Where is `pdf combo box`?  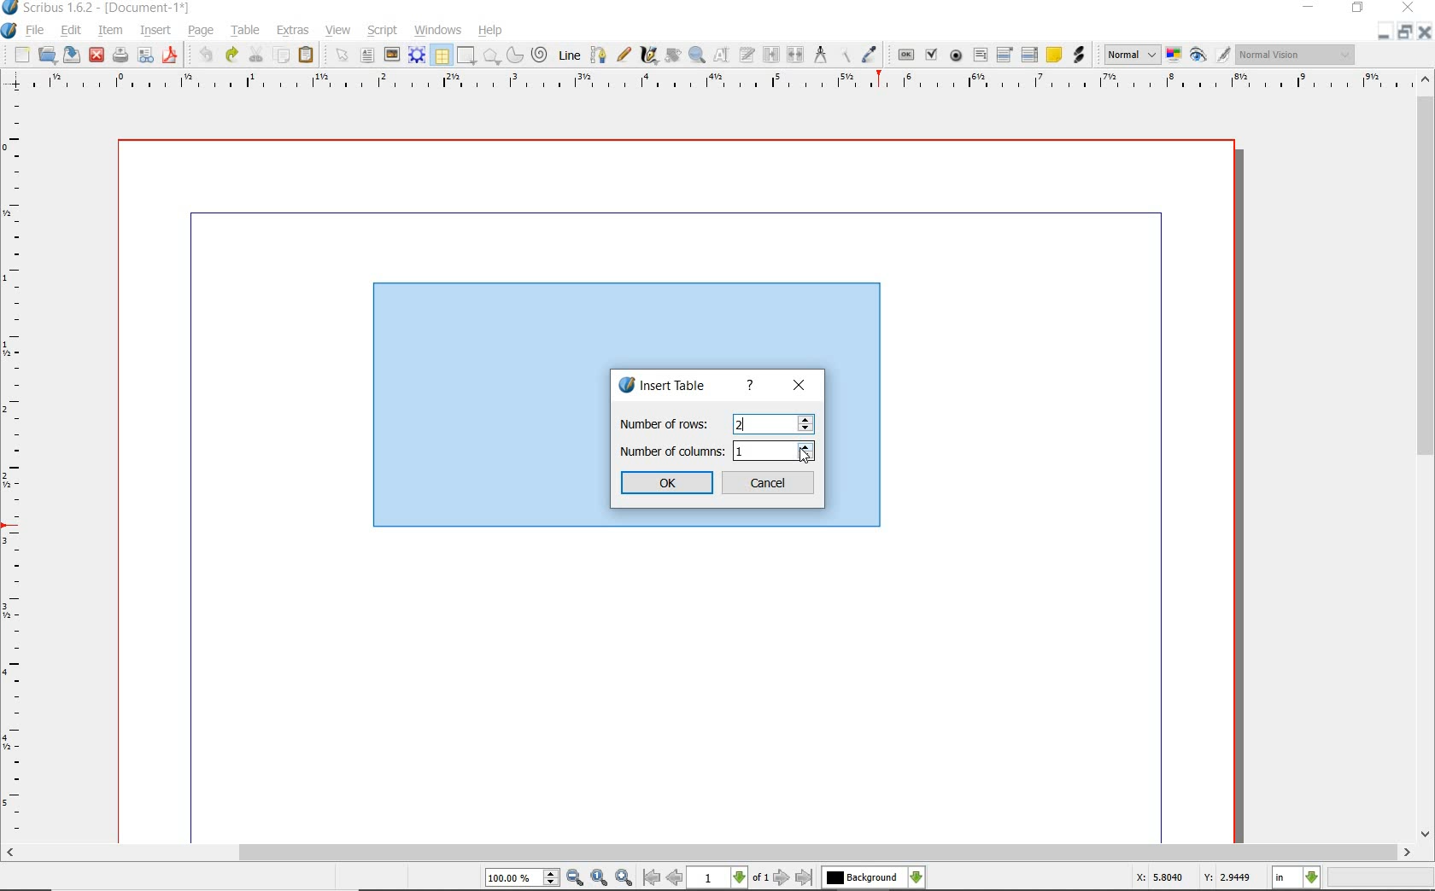
pdf combo box is located at coordinates (1006, 55).